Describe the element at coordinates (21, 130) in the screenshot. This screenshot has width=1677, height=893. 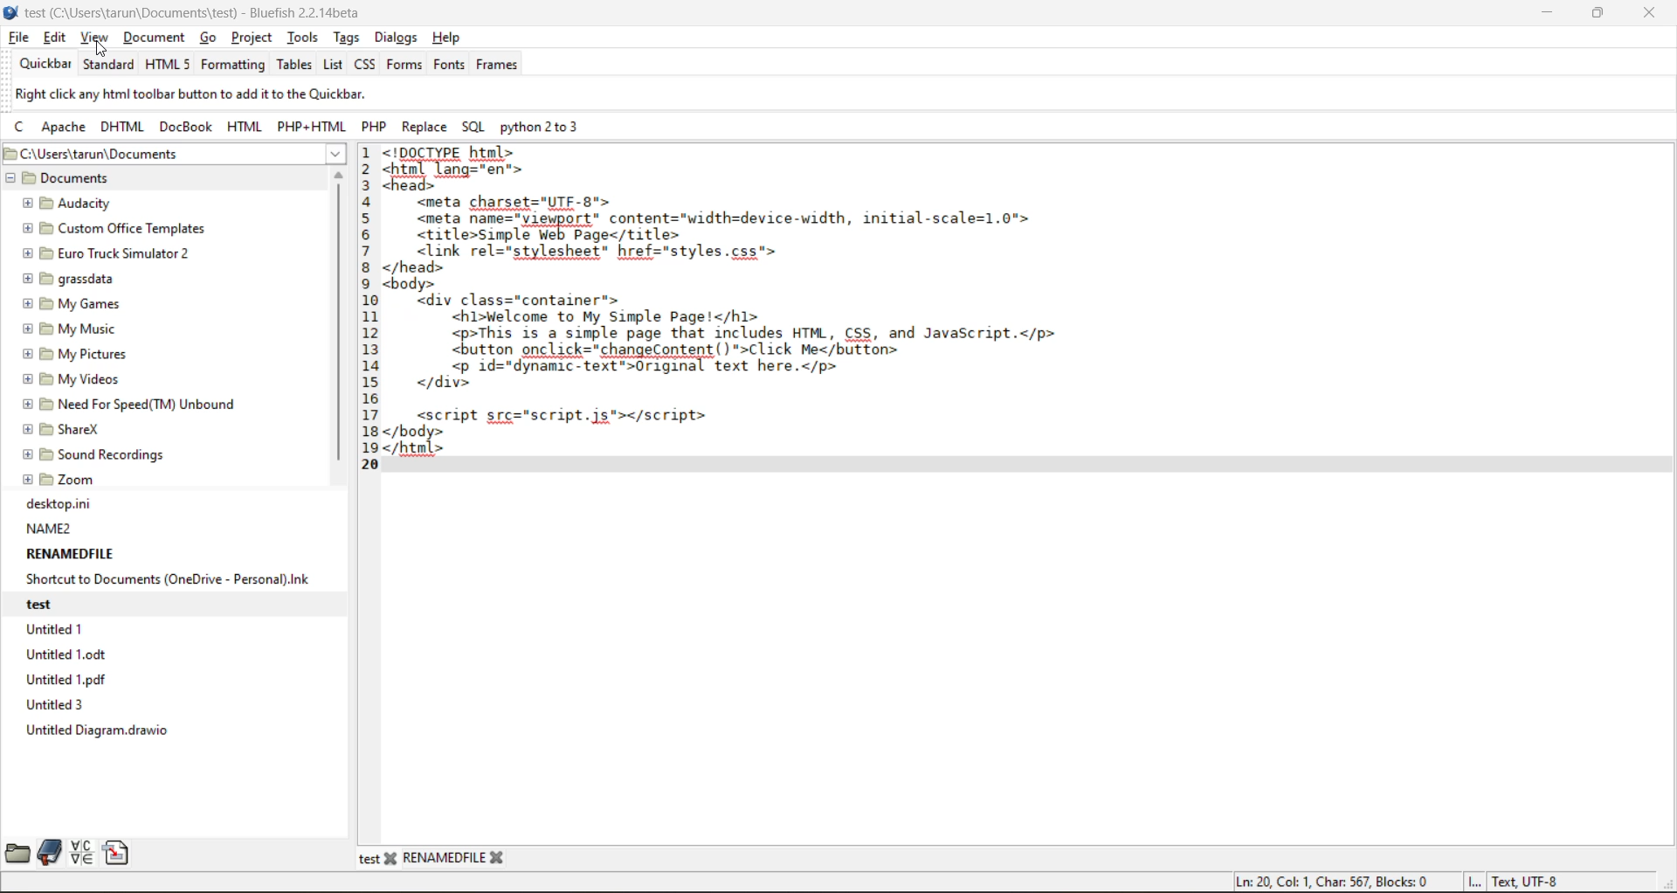
I see `c` at that location.